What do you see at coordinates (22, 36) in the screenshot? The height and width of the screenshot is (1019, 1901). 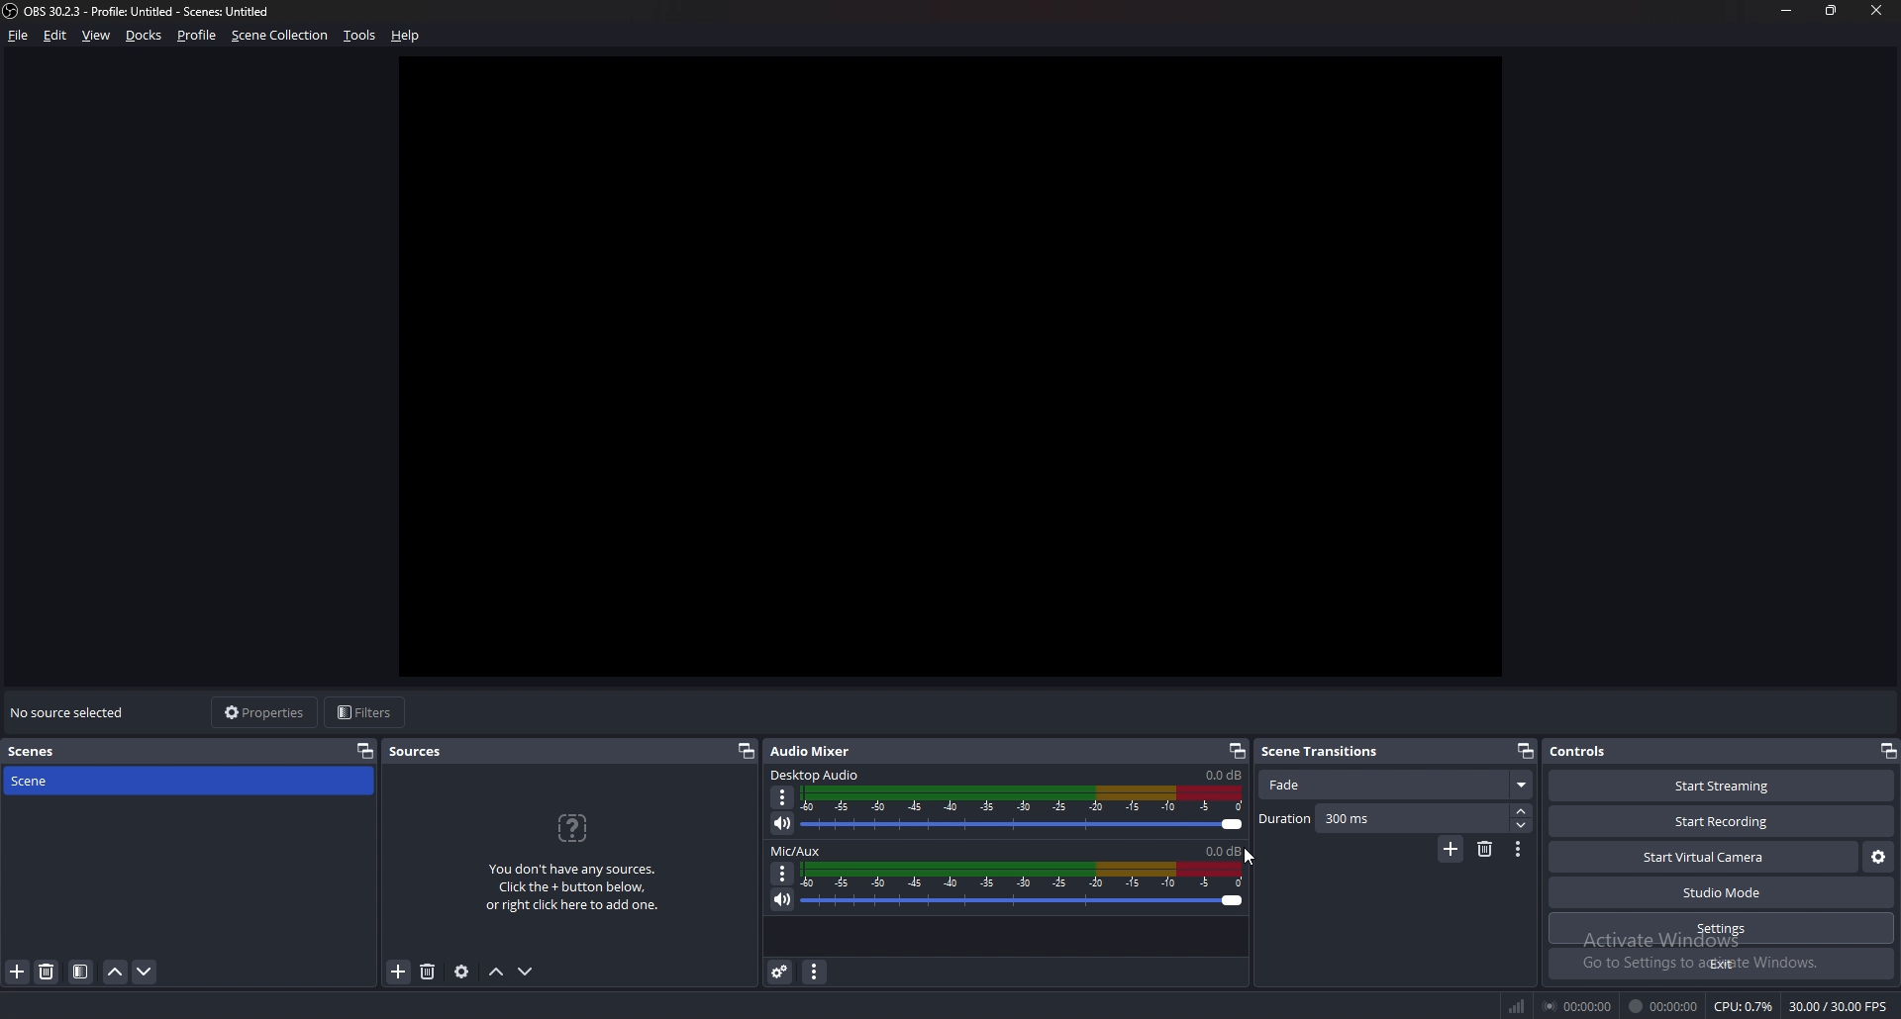 I see `file` at bounding box center [22, 36].